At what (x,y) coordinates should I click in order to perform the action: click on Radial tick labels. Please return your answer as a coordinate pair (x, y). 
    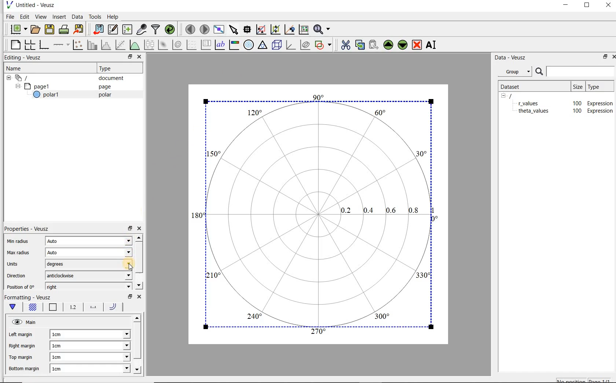
    Looking at the image, I should click on (73, 308).